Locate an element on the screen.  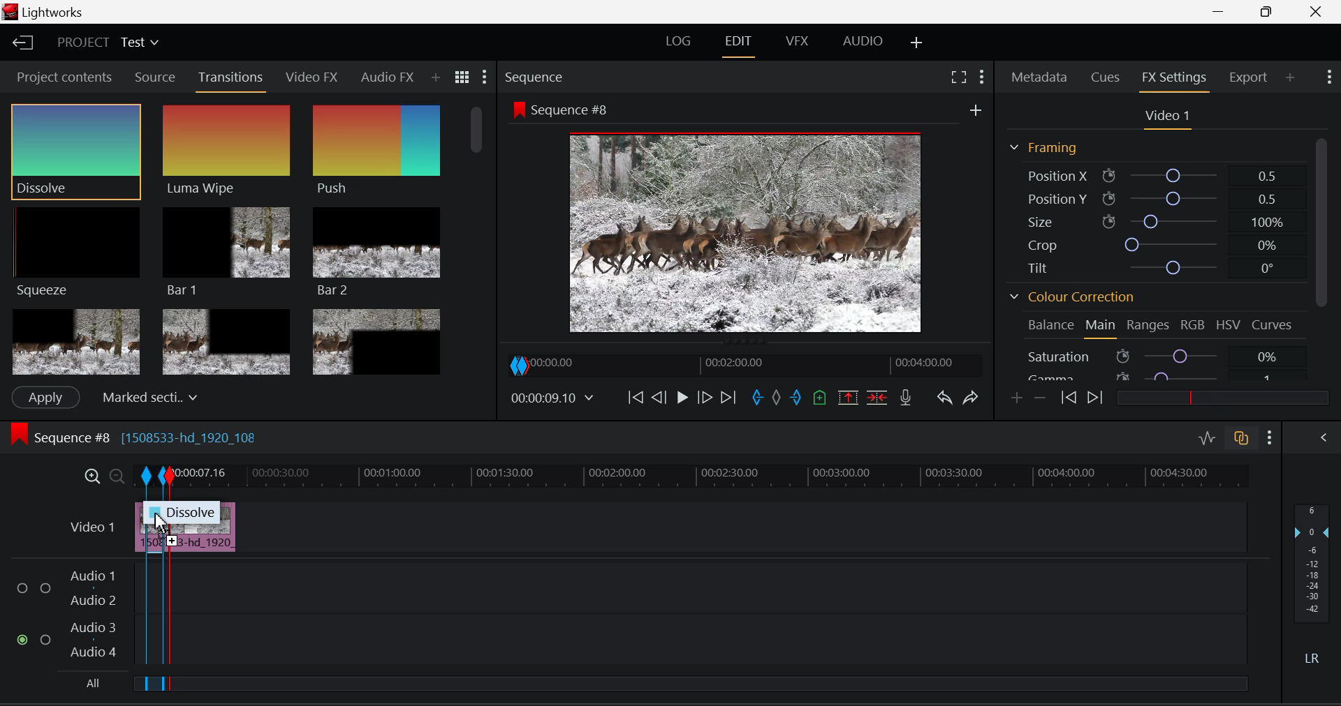
Scroll Bar is located at coordinates (1321, 260).